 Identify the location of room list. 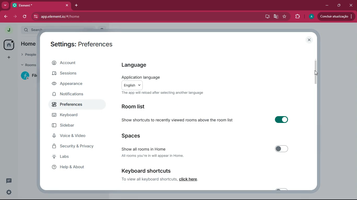
(137, 107).